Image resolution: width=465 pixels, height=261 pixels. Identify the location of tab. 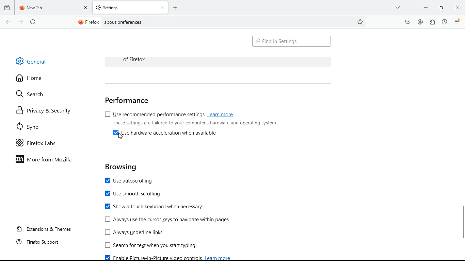
(131, 7).